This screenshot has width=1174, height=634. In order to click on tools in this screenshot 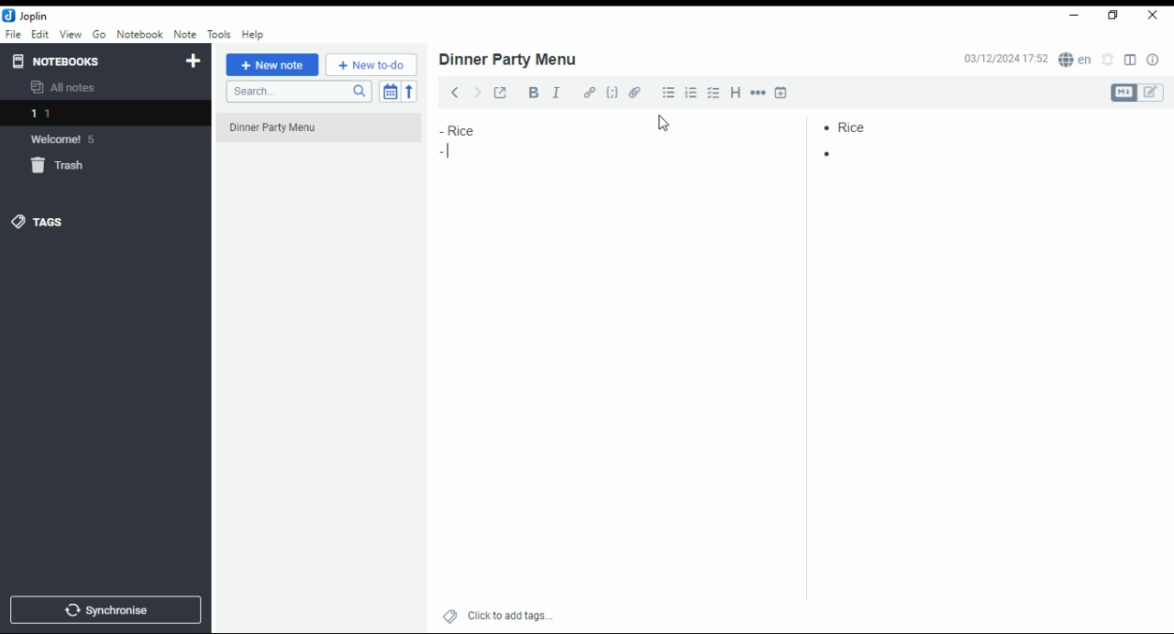, I will do `click(218, 33)`.